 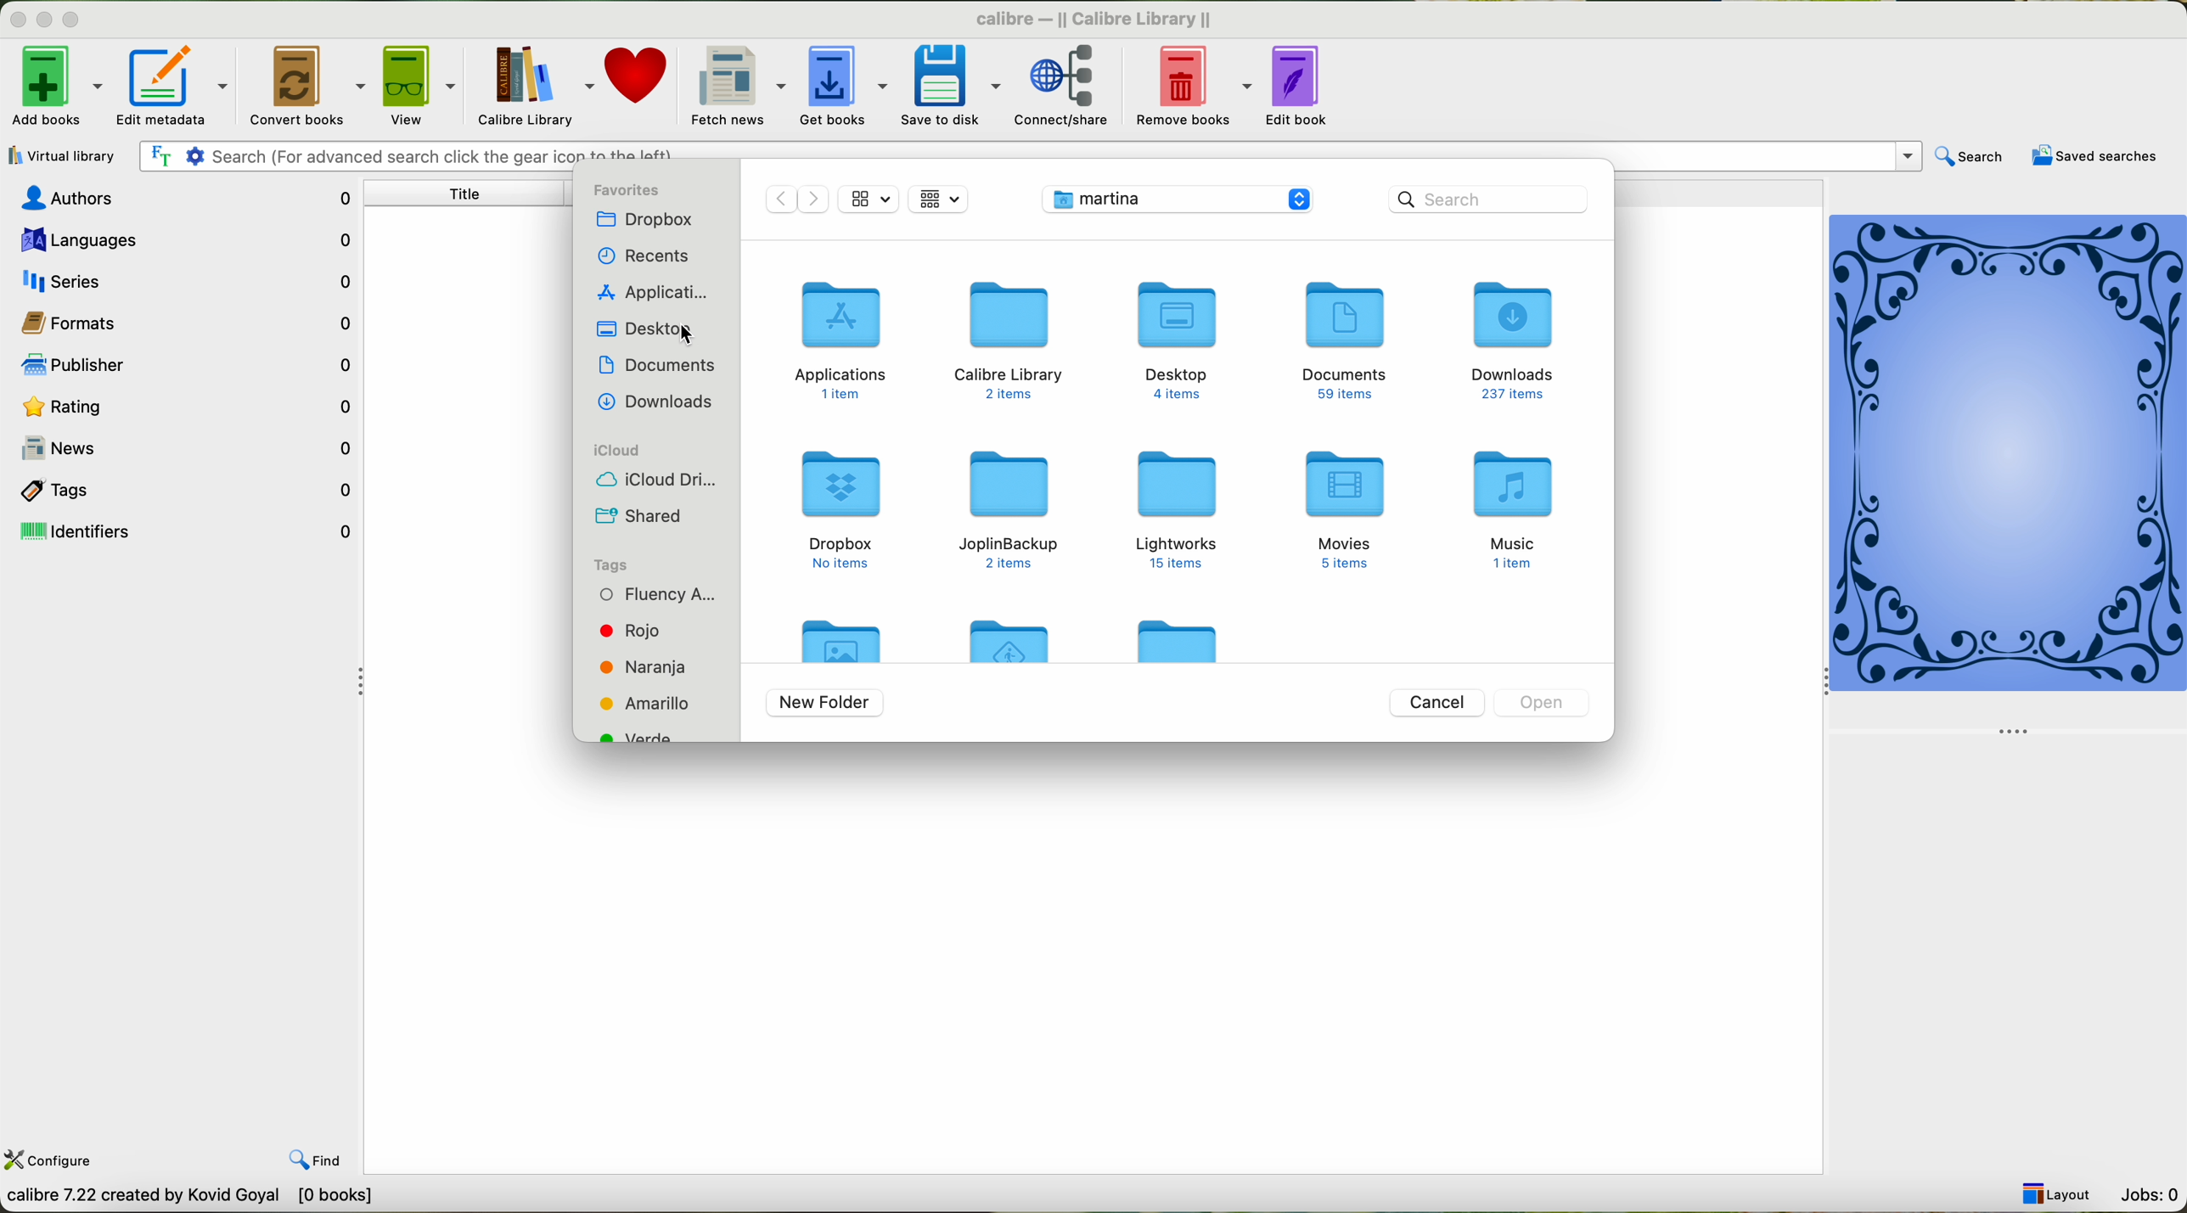 What do you see at coordinates (1346, 345) in the screenshot?
I see `Documents` at bounding box center [1346, 345].